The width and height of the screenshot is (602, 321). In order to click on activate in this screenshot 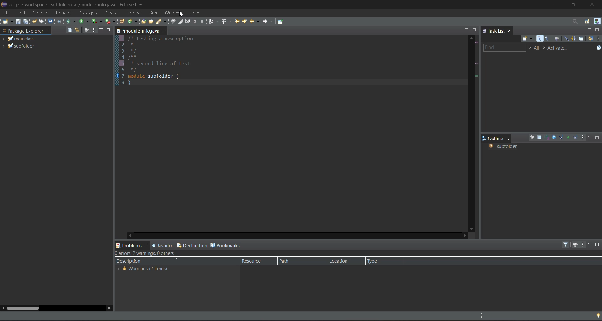, I will do `click(560, 48)`.